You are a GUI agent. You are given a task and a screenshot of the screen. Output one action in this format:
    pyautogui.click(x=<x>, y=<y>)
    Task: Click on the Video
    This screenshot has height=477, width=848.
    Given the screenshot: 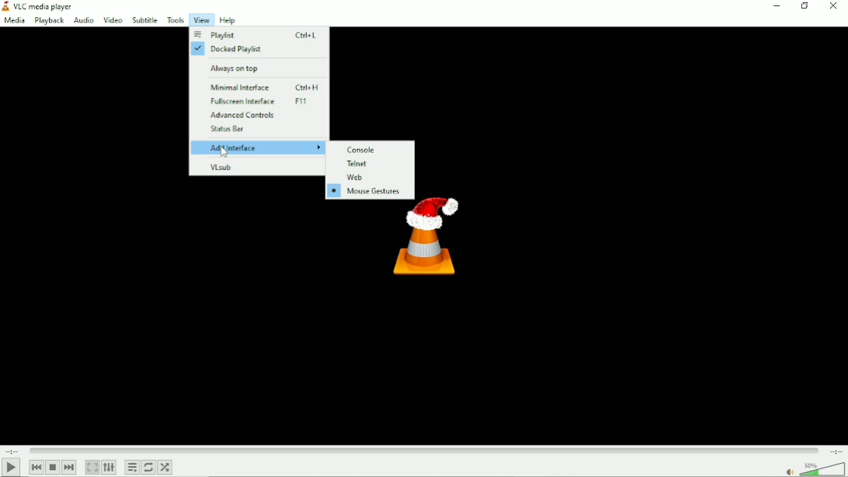 What is the action you would take?
    pyautogui.click(x=112, y=19)
    